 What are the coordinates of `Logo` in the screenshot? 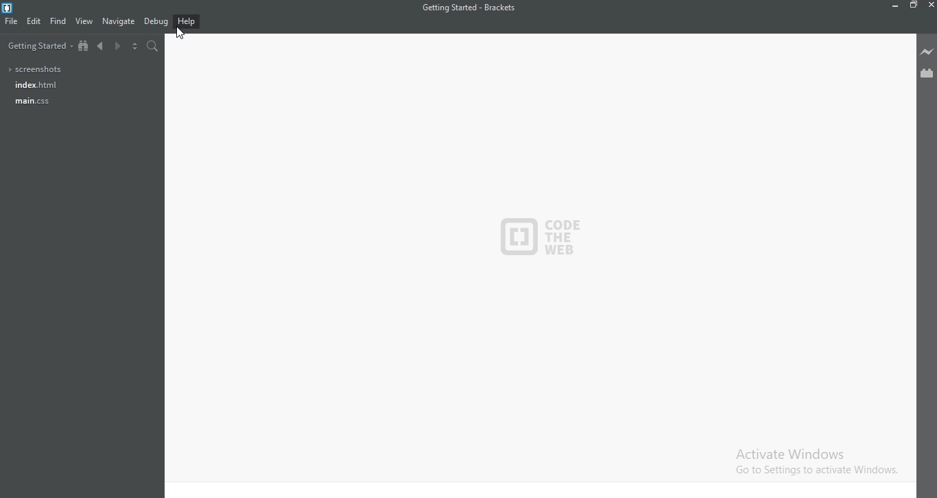 It's located at (10, 8).